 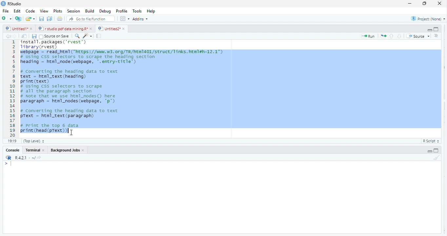 What do you see at coordinates (64, 29) in the screenshot?
I see `© | r studio pdf data mining.R` at bounding box center [64, 29].